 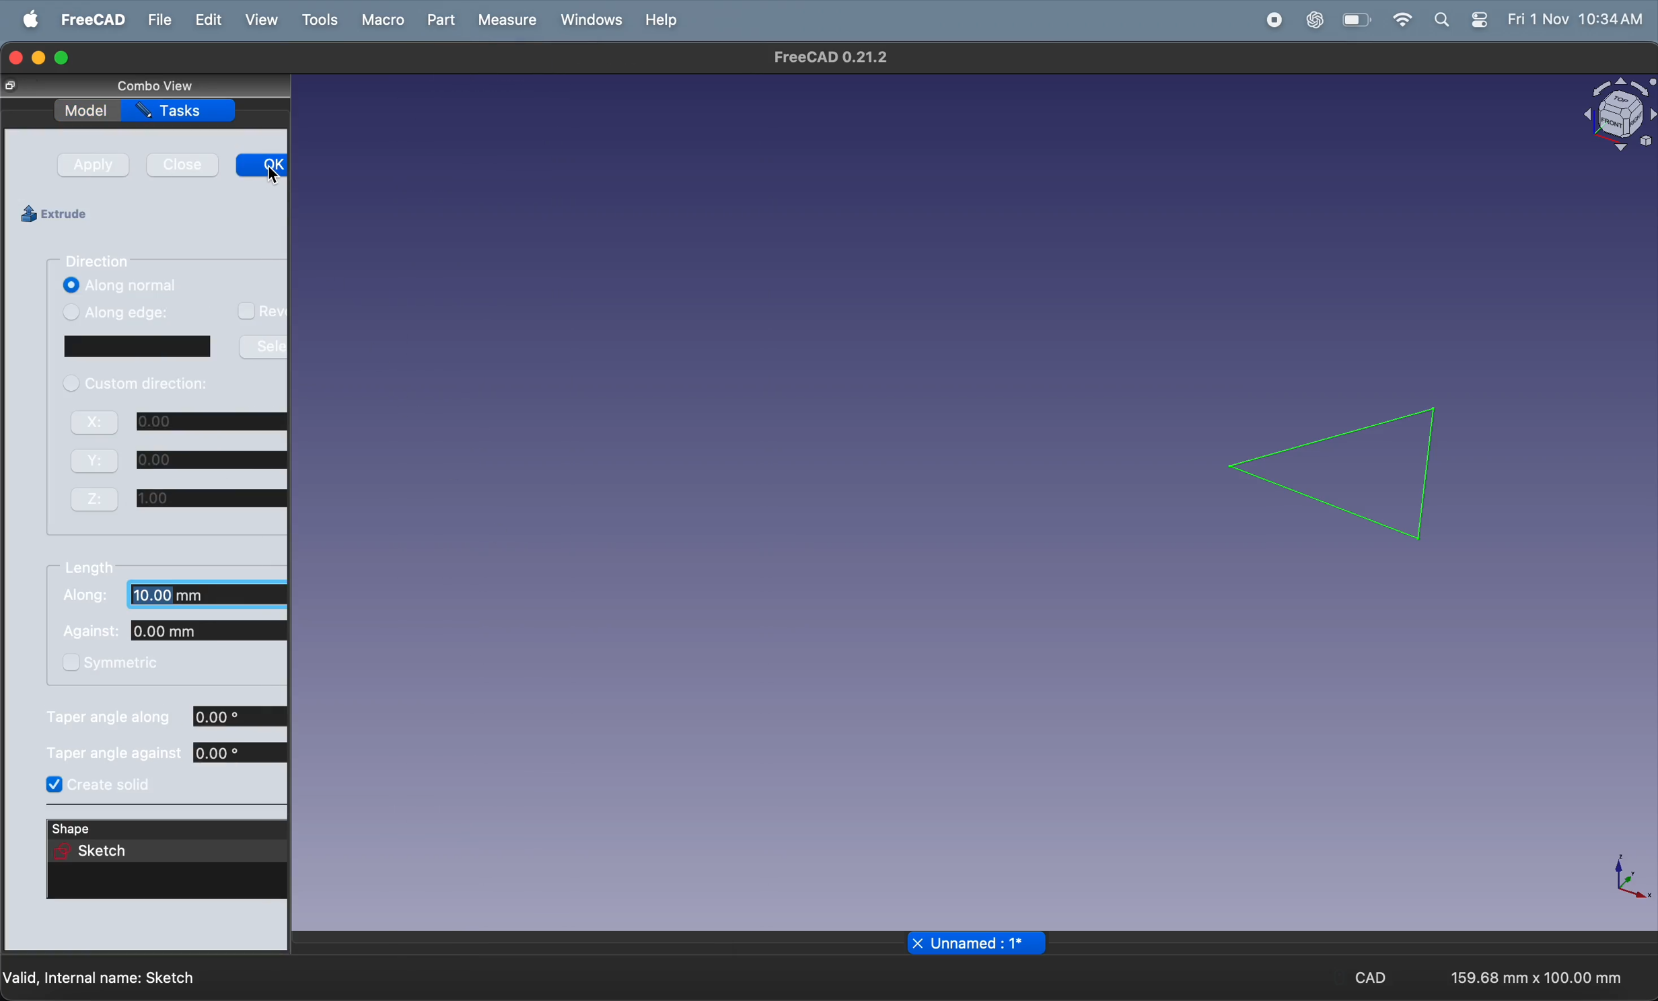 What do you see at coordinates (93, 20) in the screenshot?
I see `freecad` at bounding box center [93, 20].